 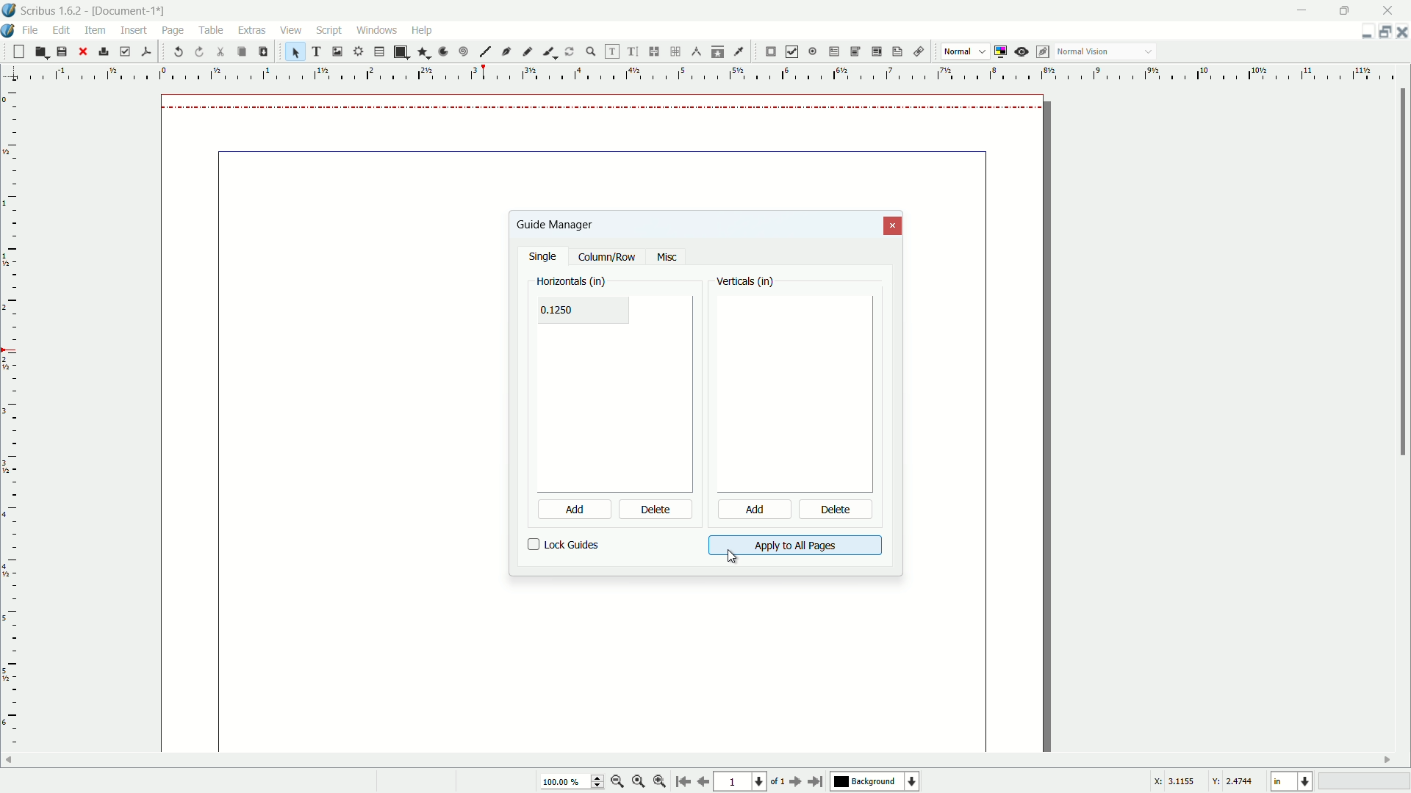 What do you see at coordinates (591, 51) in the screenshot?
I see `zoom in or out` at bounding box center [591, 51].